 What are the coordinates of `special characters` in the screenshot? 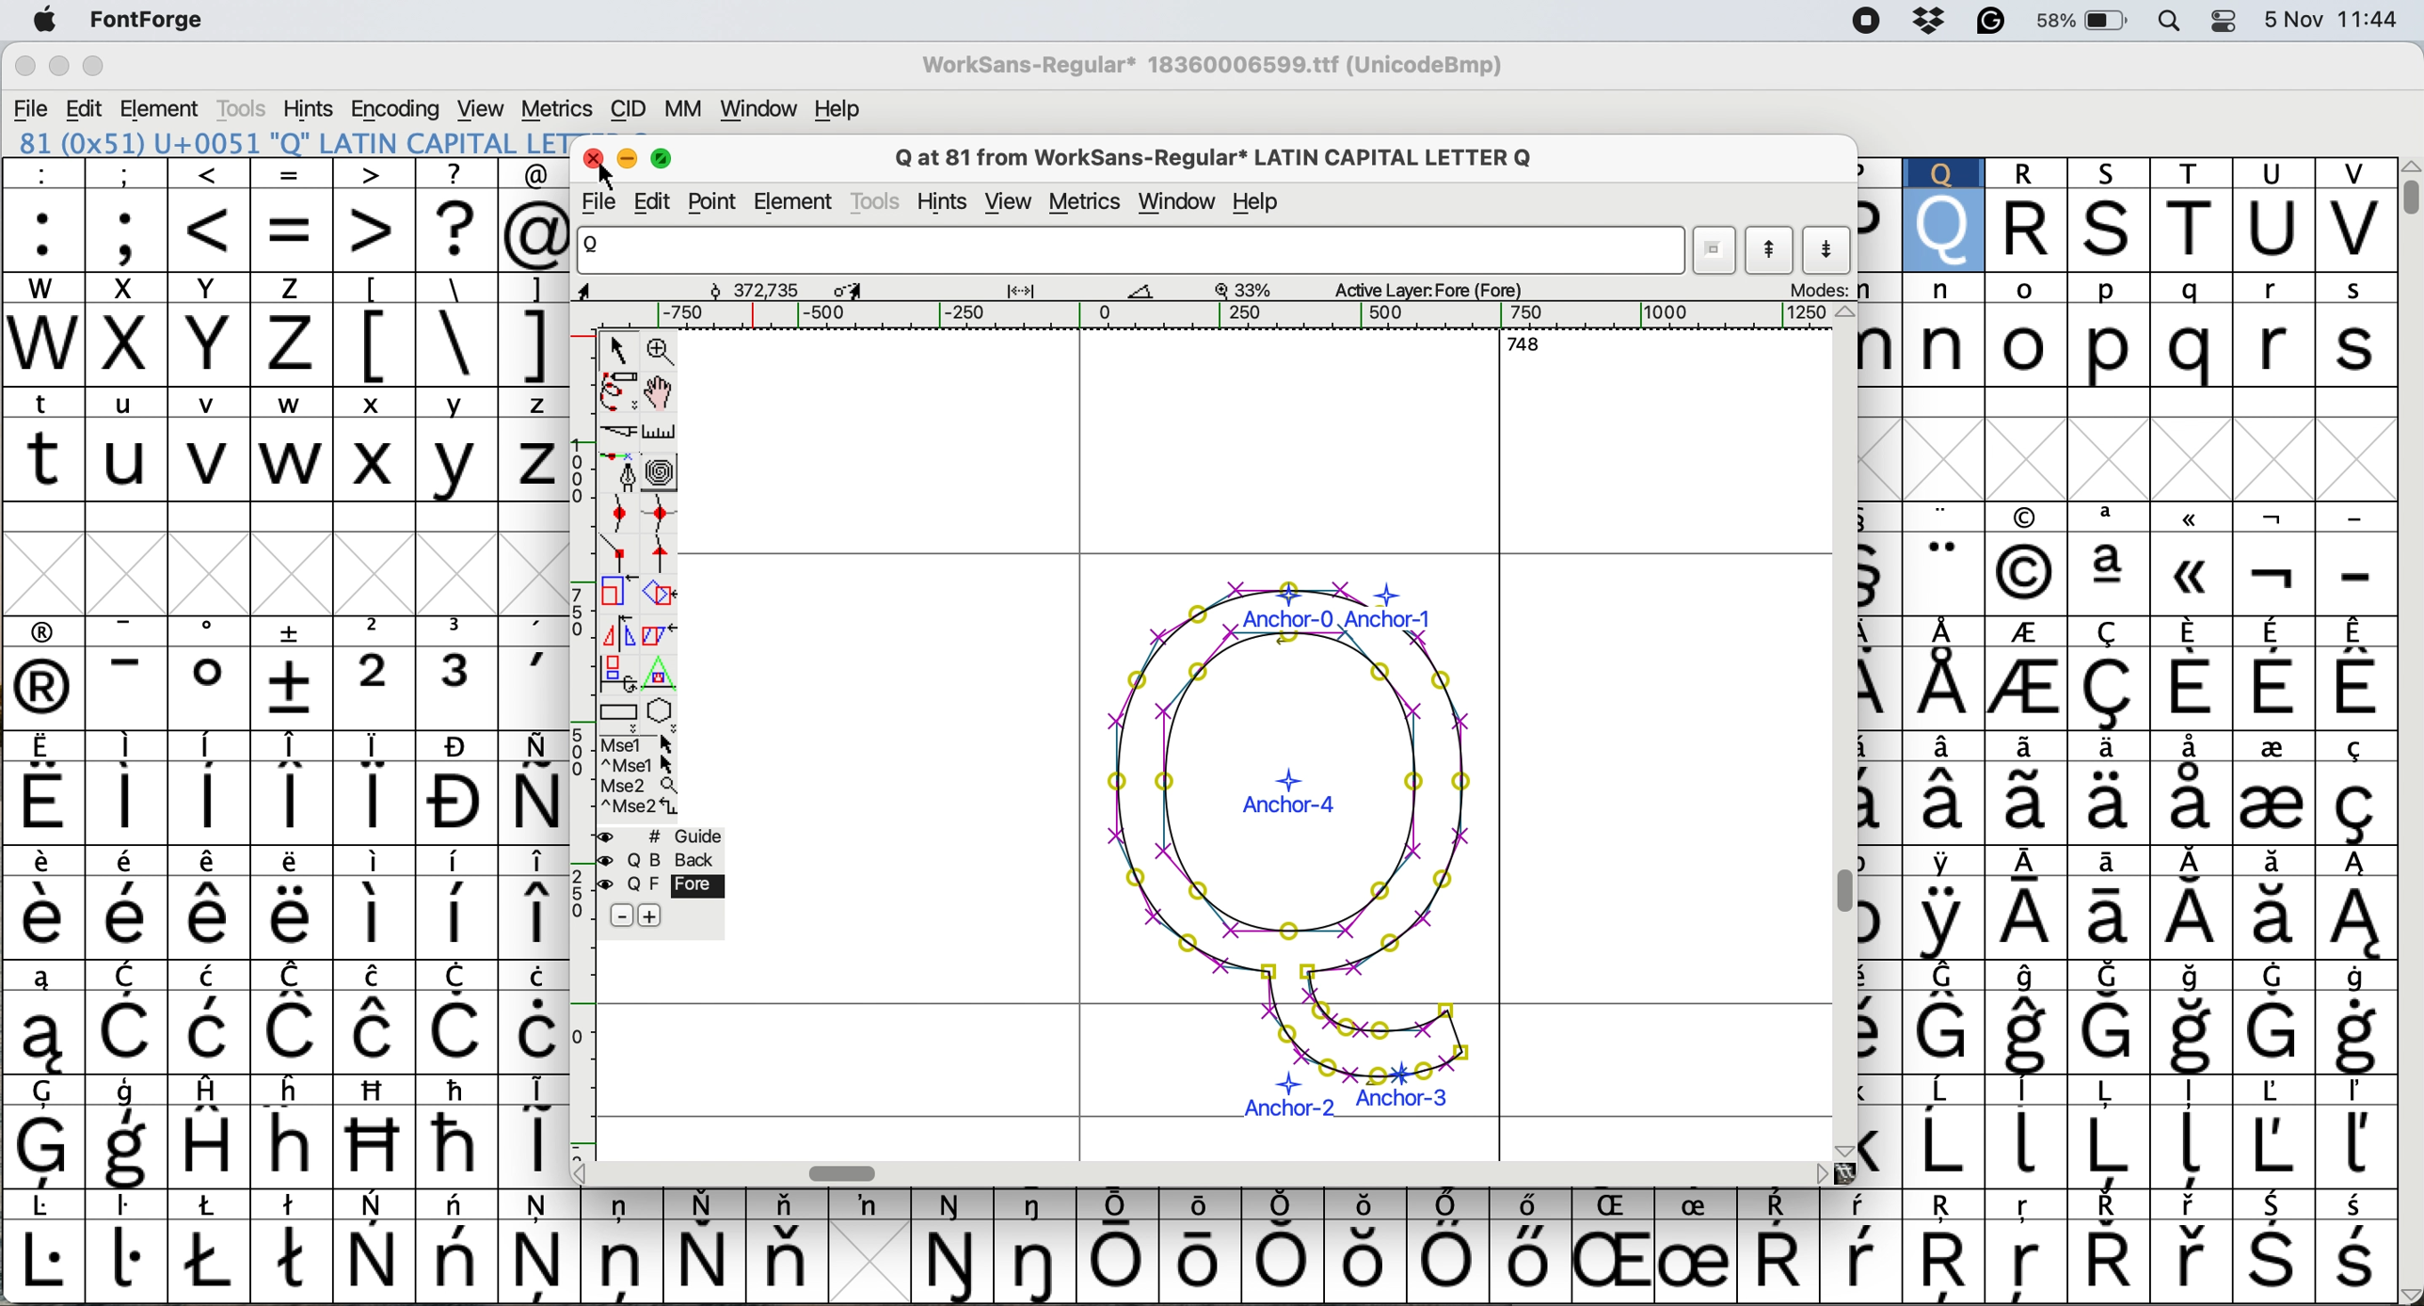 It's located at (285, 236).